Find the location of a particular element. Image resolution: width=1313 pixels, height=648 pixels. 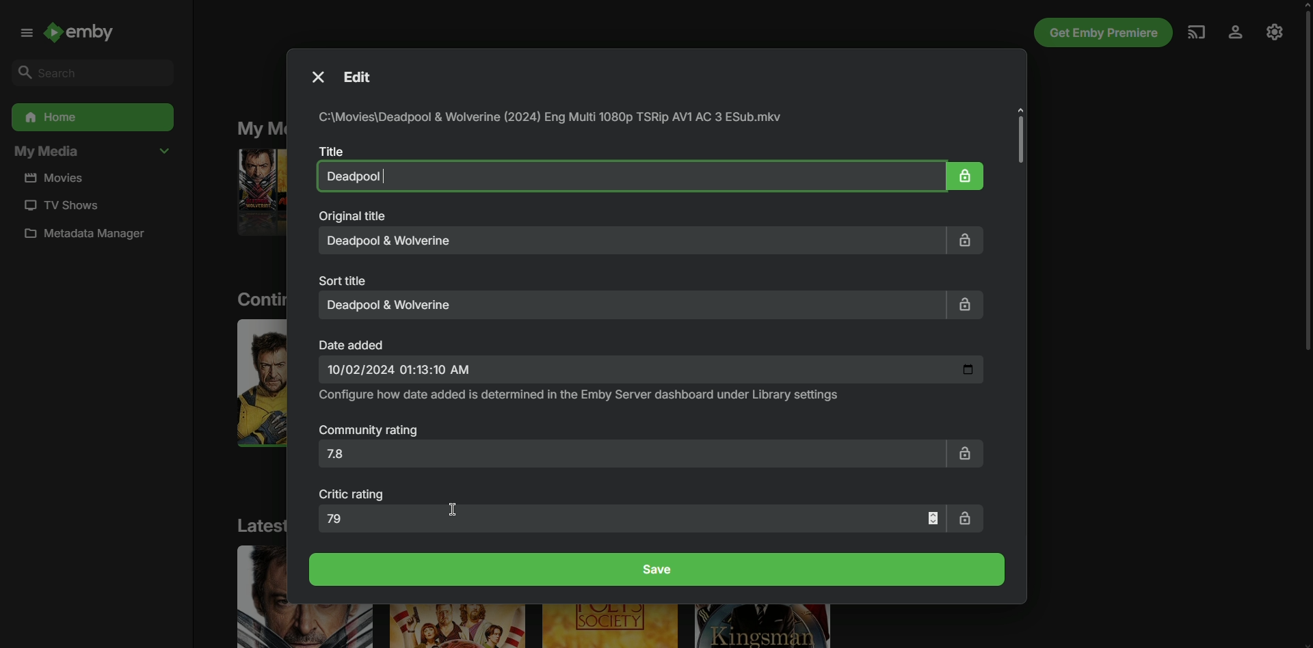

Lock is located at coordinates (966, 174).